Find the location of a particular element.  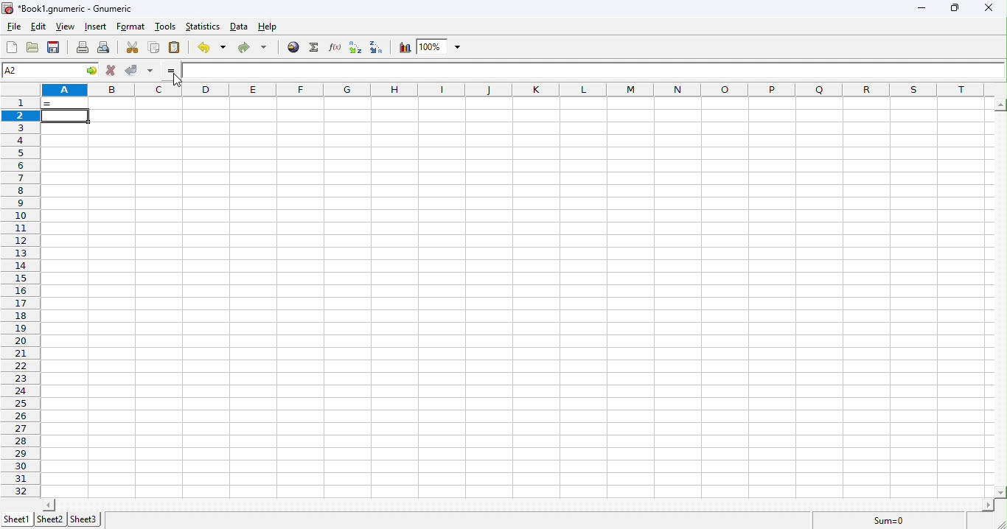

open is located at coordinates (33, 48).